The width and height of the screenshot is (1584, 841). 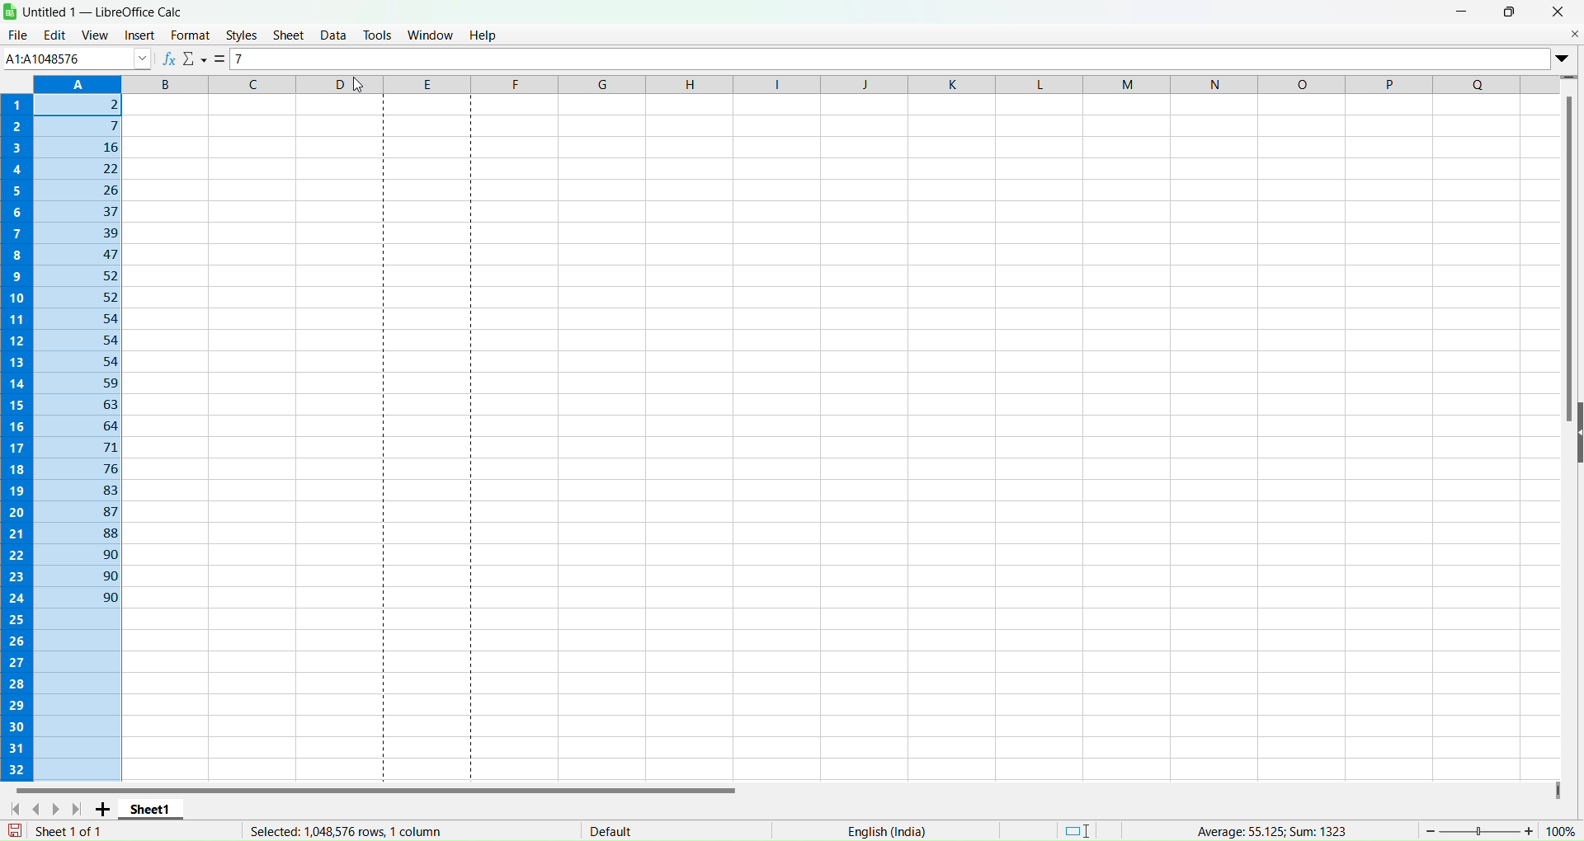 What do you see at coordinates (95, 33) in the screenshot?
I see `View` at bounding box center [95, 33].